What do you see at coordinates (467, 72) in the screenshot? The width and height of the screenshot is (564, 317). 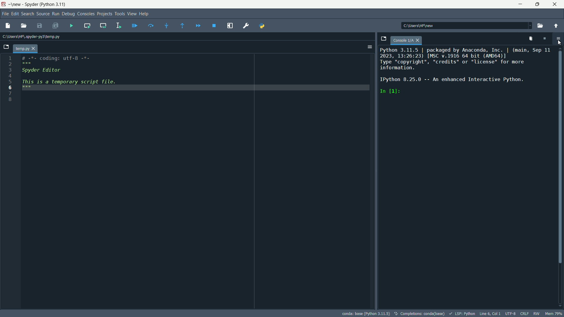 I see `Python 3.11.10 | packaged by conda-forge | (main, Oct 16 2024, 01:17:14) [MSC v.1941 64 bit (AMD64)] Type "copyright", "credits" or "license" for more information.  IPython 8.30.0 -- An enhanced Interactive Python.  In(1):` at bounding box center [467, 72].